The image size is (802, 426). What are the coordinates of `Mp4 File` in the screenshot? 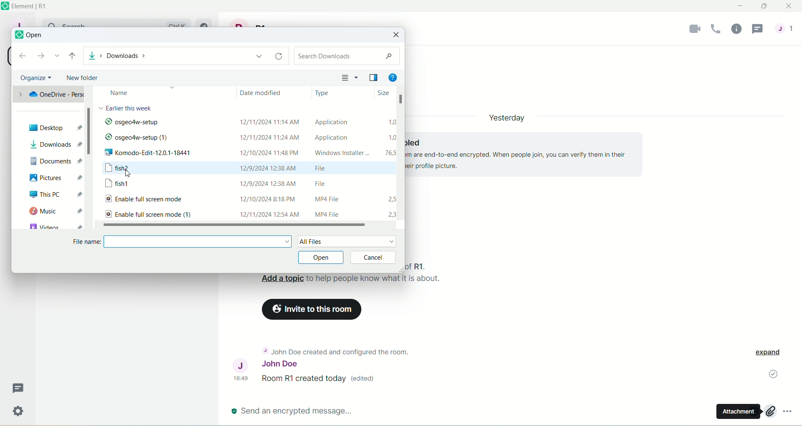 It's located at (324, 200).